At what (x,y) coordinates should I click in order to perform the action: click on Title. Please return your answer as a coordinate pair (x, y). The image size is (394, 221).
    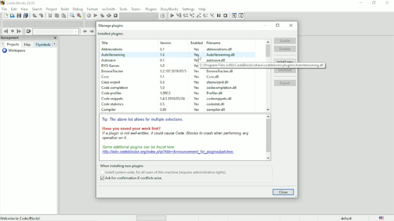
    Looking at the image, I should click on (106, 43).